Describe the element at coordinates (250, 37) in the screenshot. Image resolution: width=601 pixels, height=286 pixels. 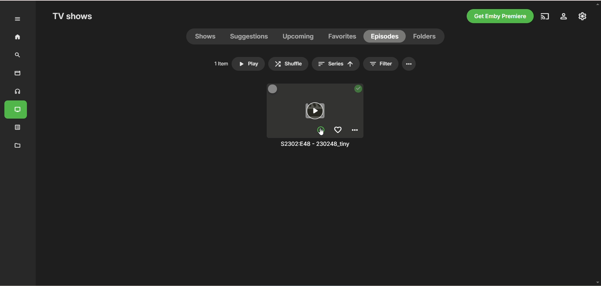
I see `suggestions` at that location.